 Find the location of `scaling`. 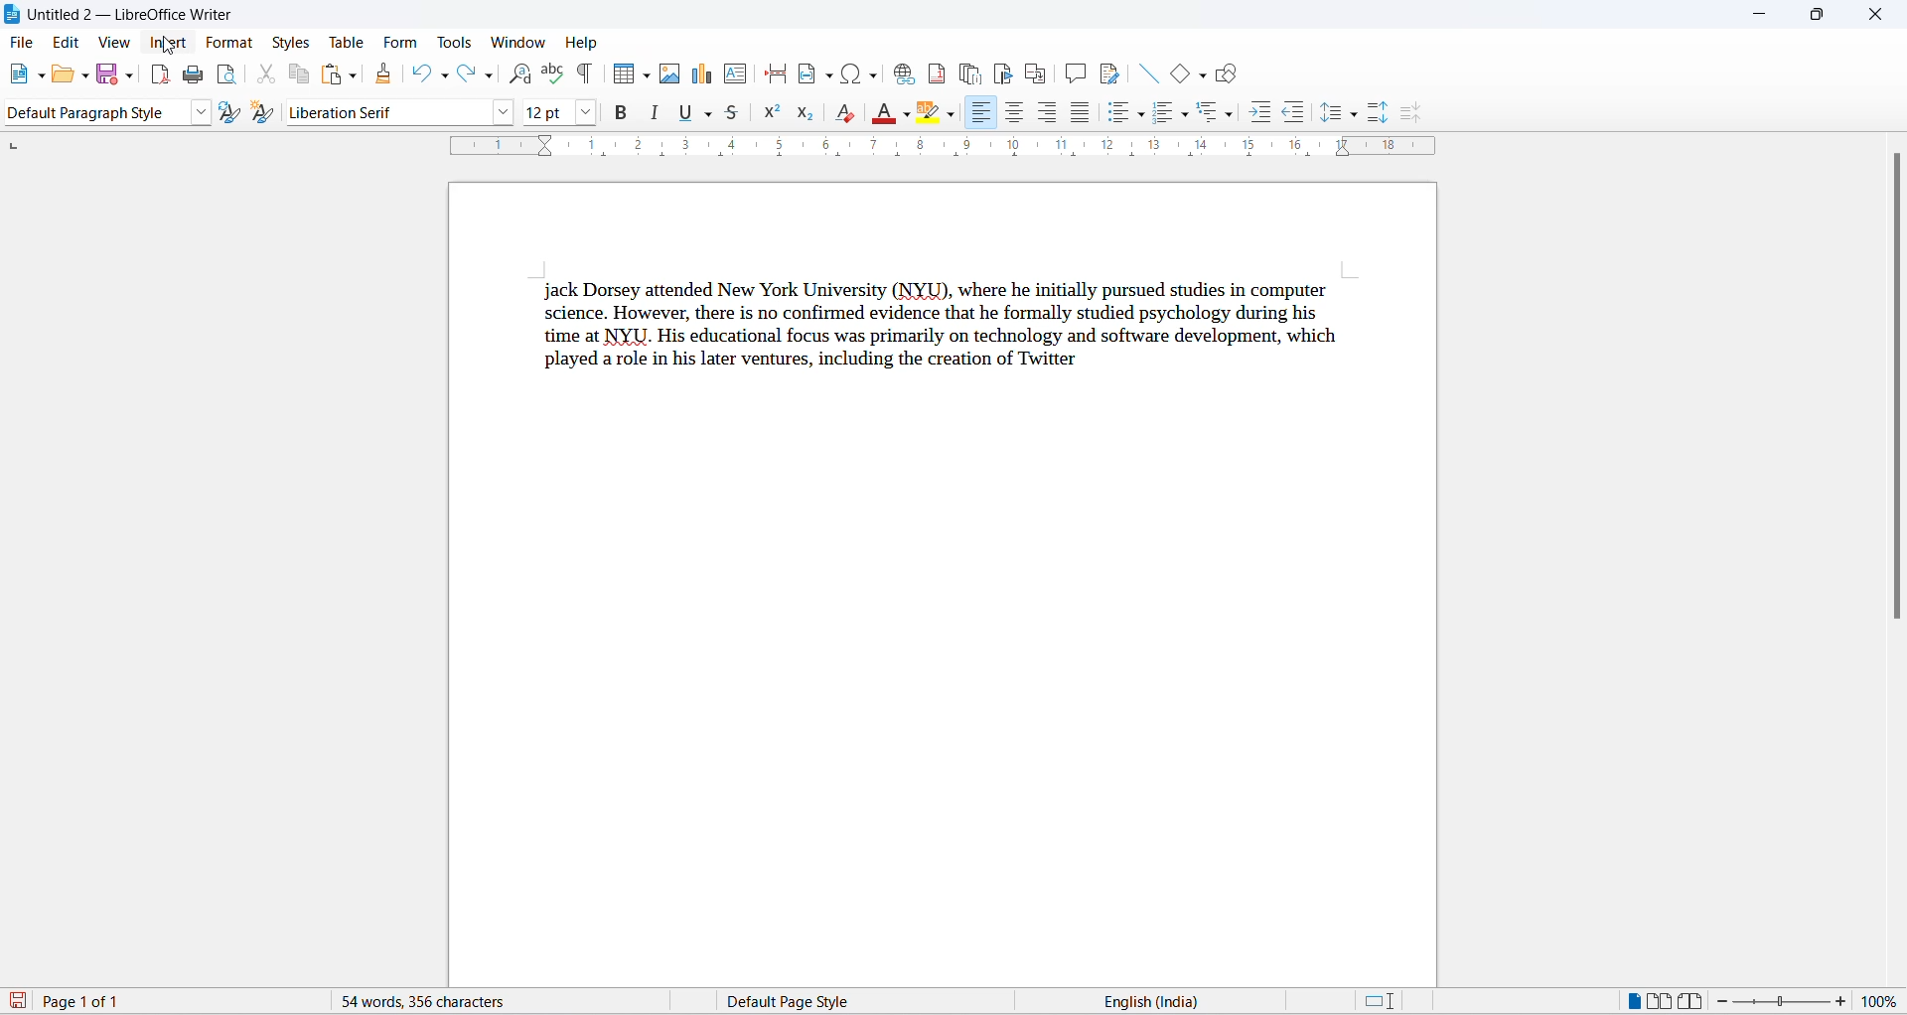

scaling is located at coordinates (963, 149).